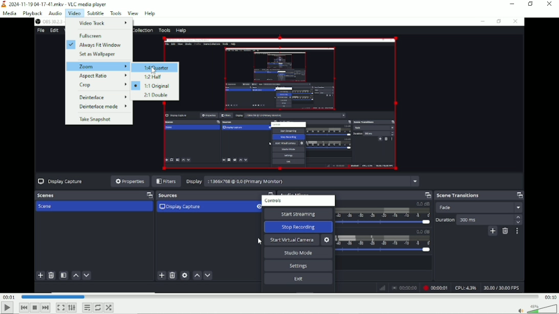  I want to click on set as wallpaper, so click(97, 55).